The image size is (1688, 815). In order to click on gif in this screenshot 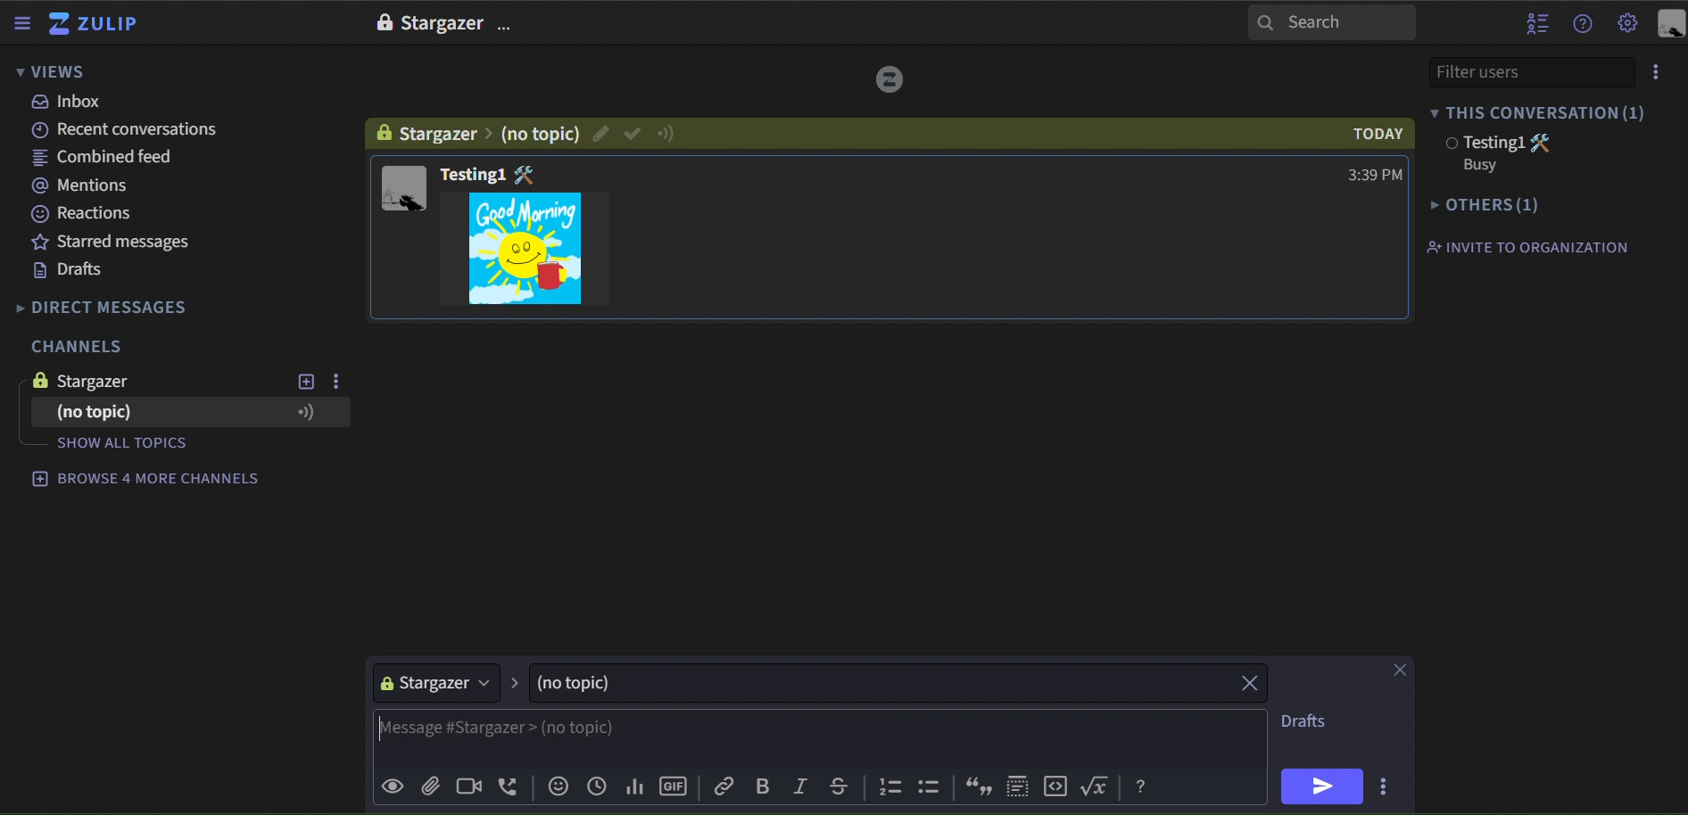, I will do `click(525, 249)`.